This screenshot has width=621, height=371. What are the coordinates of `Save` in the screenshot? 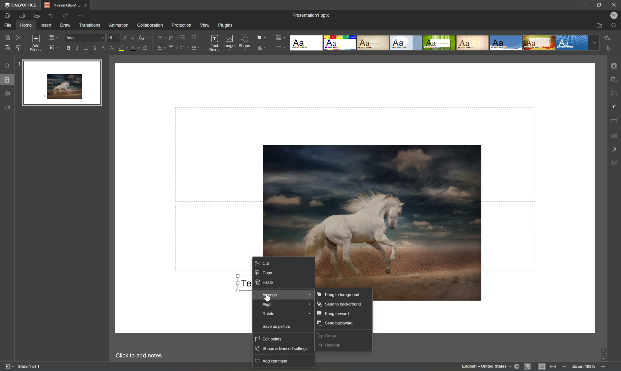 It's located at (84, 5).